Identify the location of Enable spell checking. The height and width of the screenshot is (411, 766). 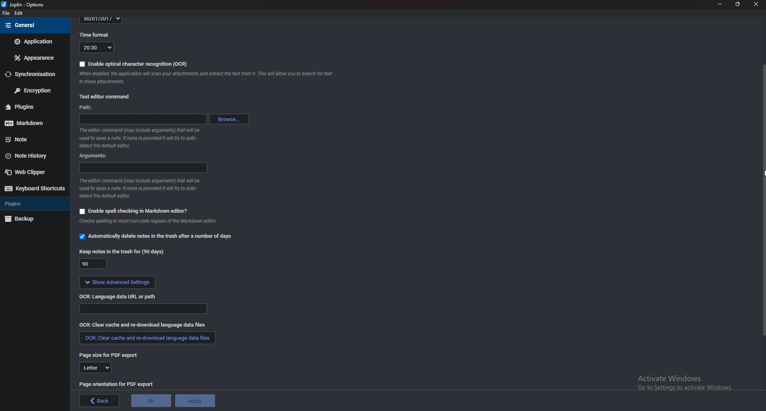
(133, 211).